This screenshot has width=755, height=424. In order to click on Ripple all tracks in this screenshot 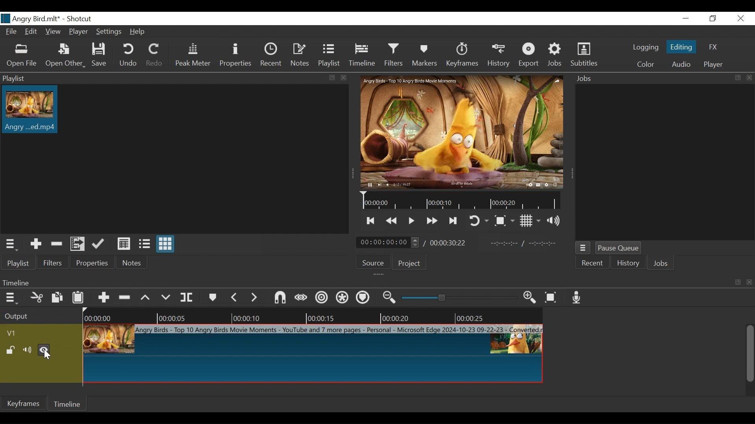, I will do `click(341, 298)`.